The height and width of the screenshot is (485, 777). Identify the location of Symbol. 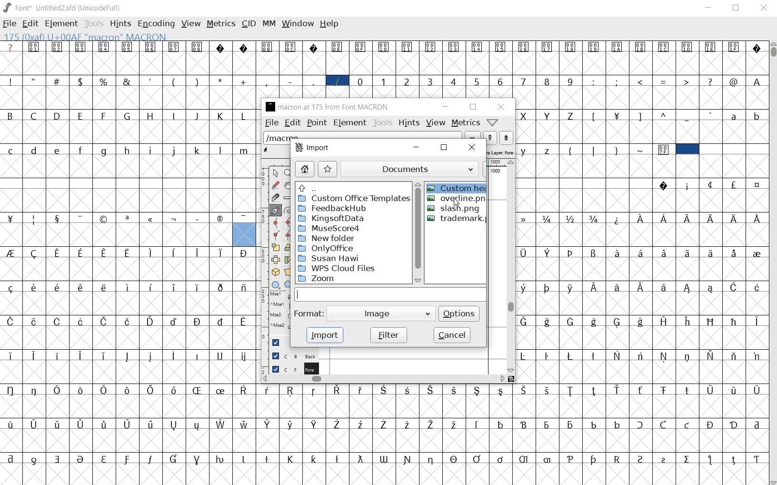
(710, 460).